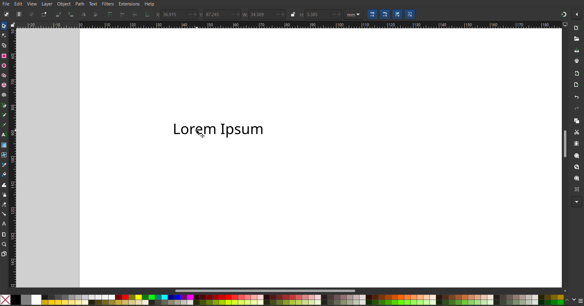 The width and height of the screenshot is (584, 306). I want to click on Help, so click(151, 4).